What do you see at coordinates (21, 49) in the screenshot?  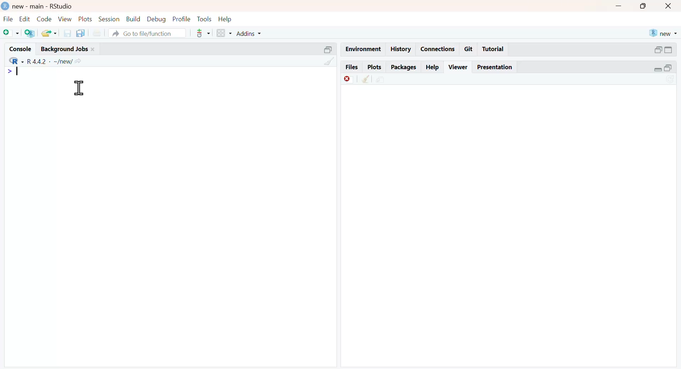 I see `console` at bounding box center [21, 49].